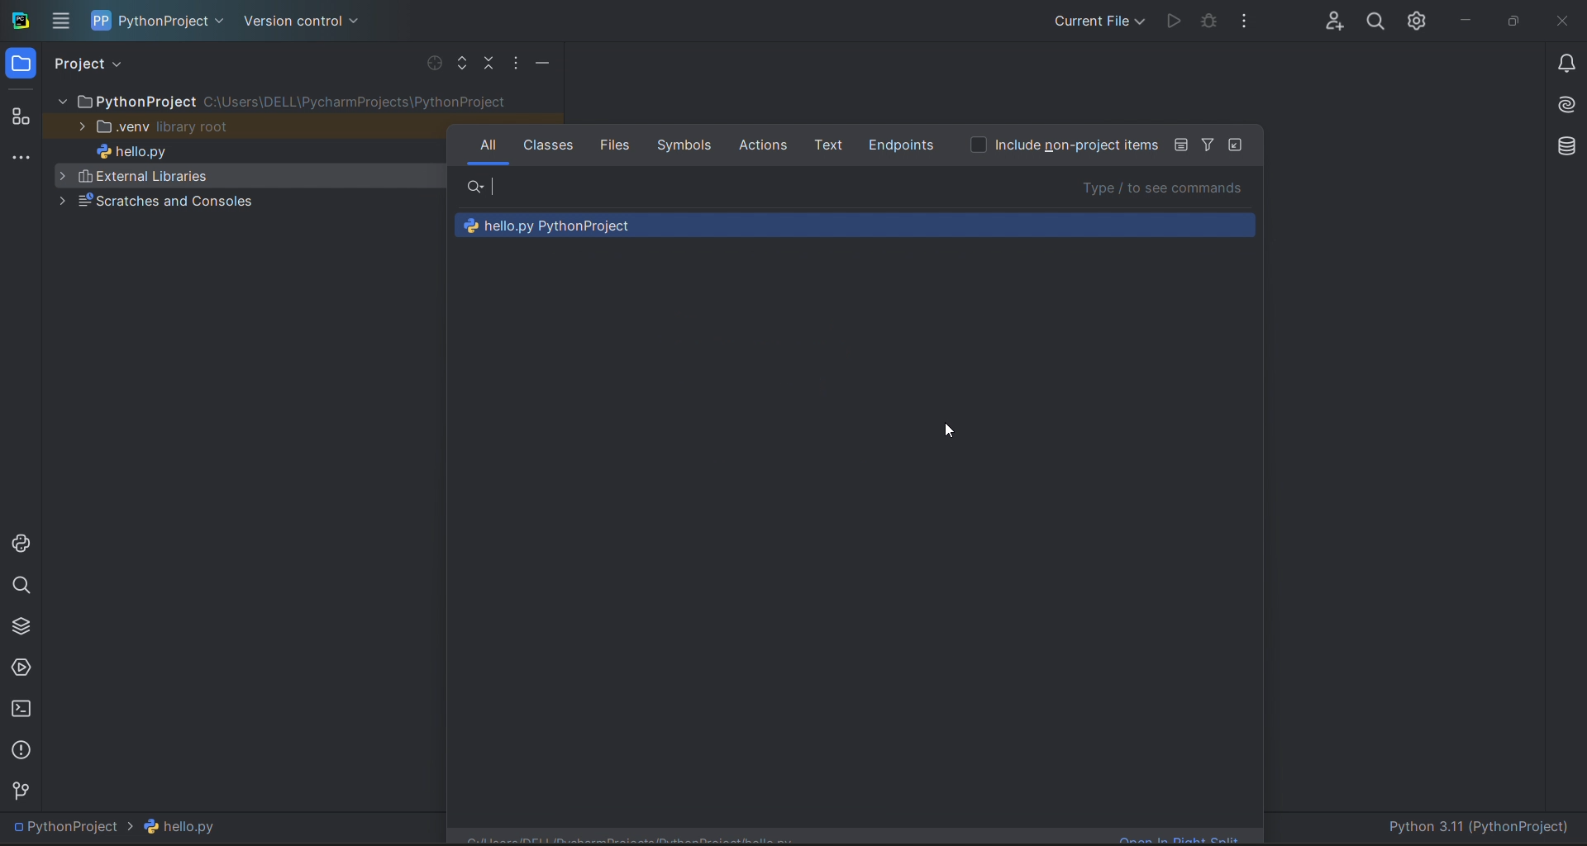 The width and height of the screenshot is (1587, 846). Describe the element at coordinates (1463, 19) in the screenshot. I see `minimize` at that location.